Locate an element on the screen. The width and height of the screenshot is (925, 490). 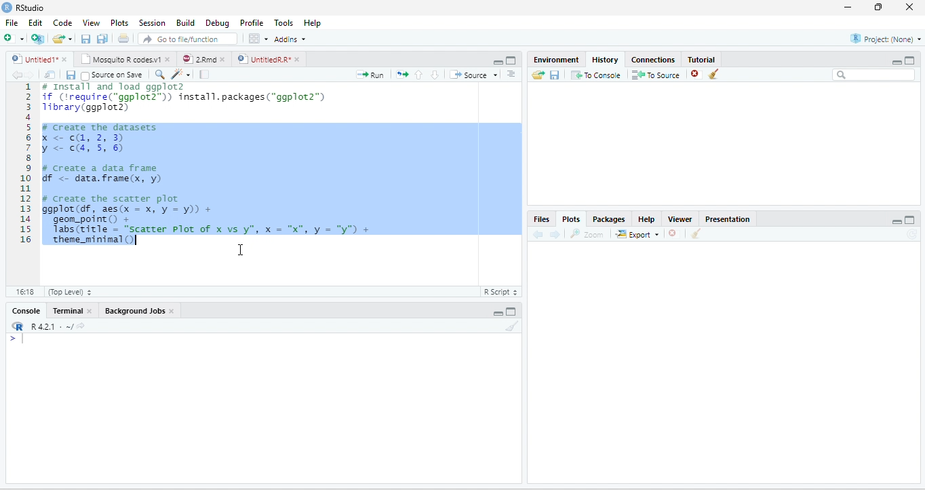
Minimize is located at coordinates (496, 61).